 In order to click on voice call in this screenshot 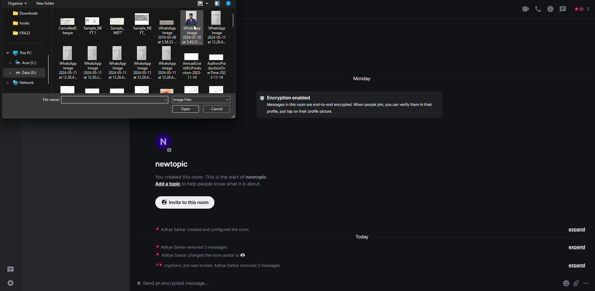, I will do `click(538, 8)`.